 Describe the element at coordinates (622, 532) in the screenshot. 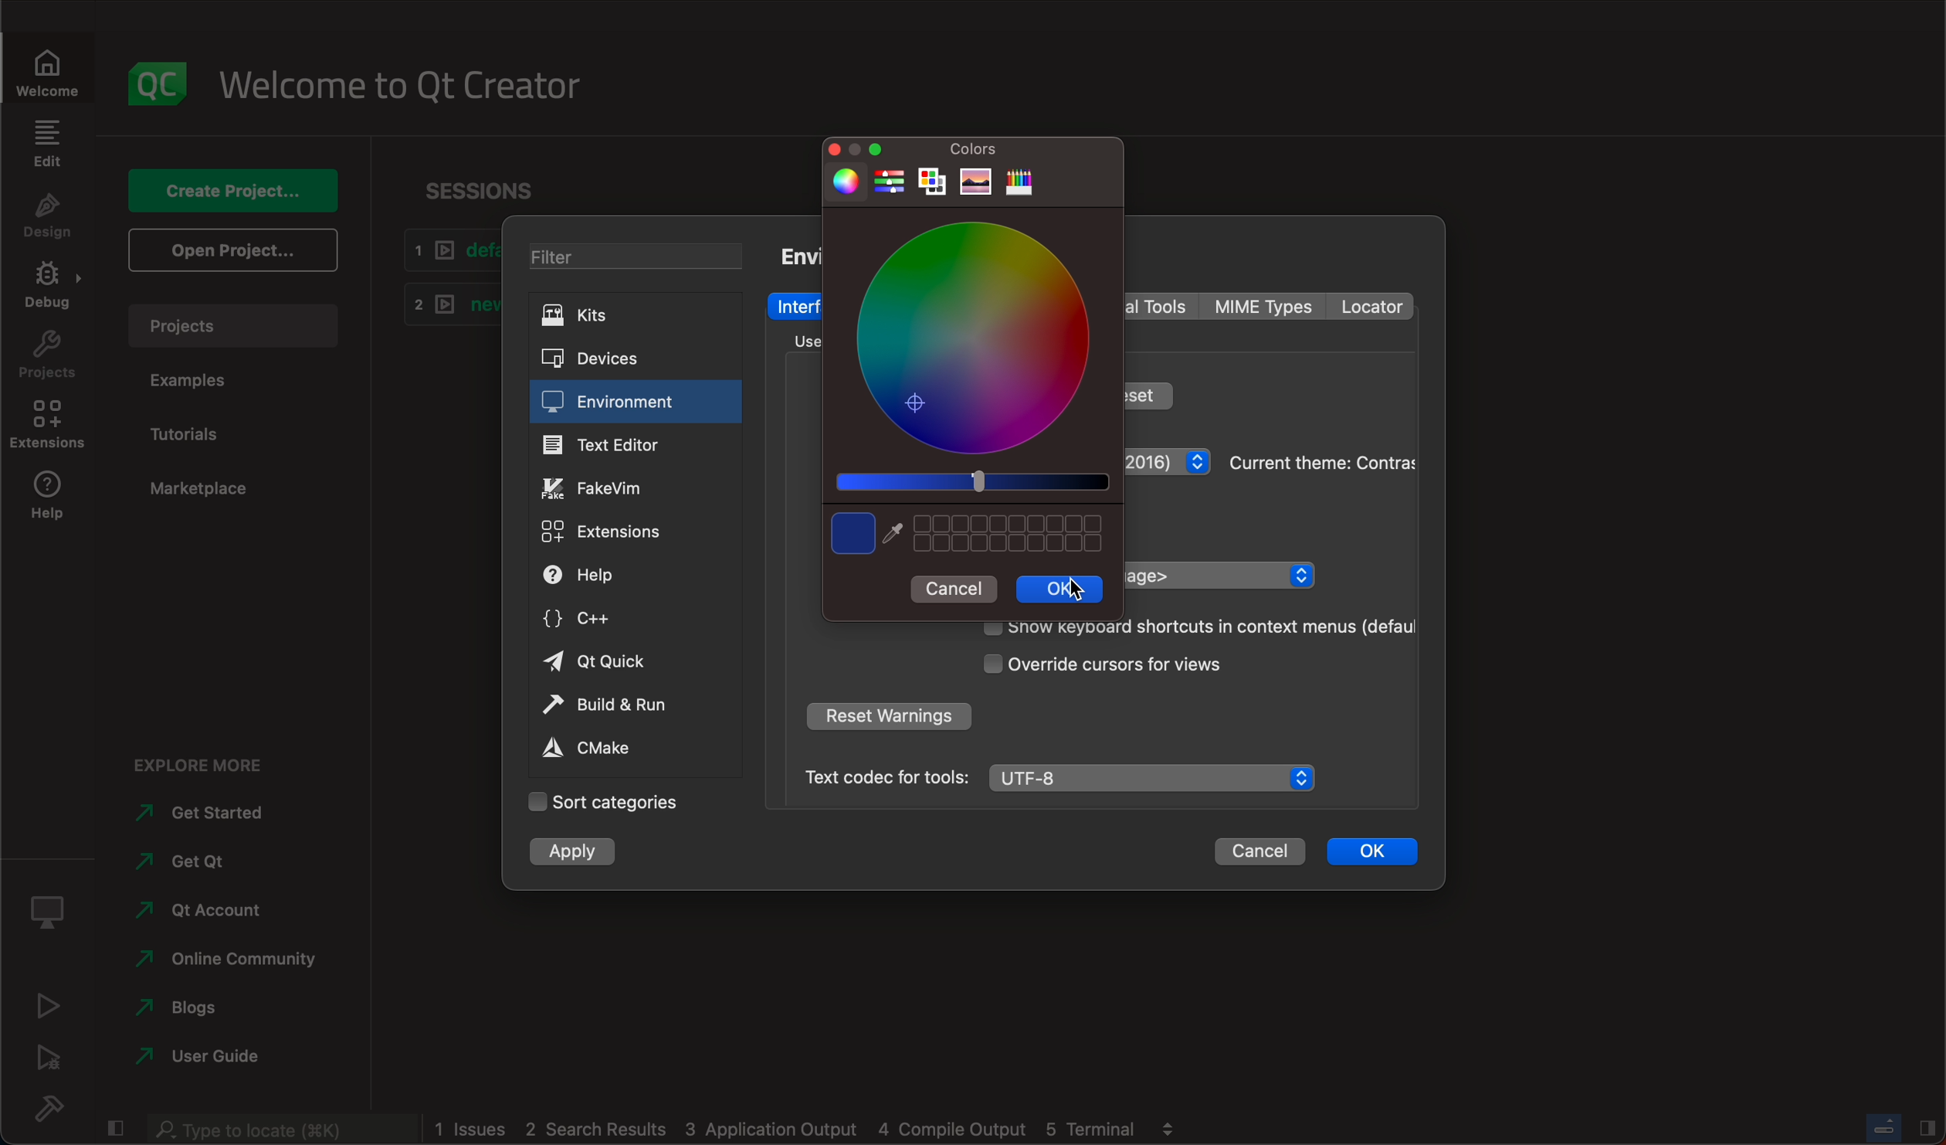

I see `extensions` at that location.